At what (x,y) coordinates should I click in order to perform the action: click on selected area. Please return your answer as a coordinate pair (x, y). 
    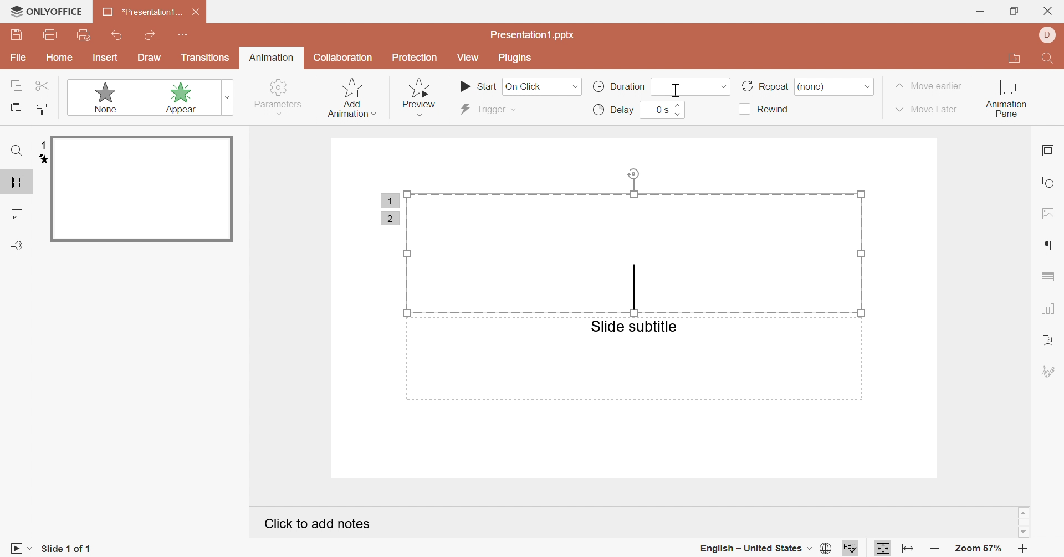
    Looking at the image, I should click on (631, 240).